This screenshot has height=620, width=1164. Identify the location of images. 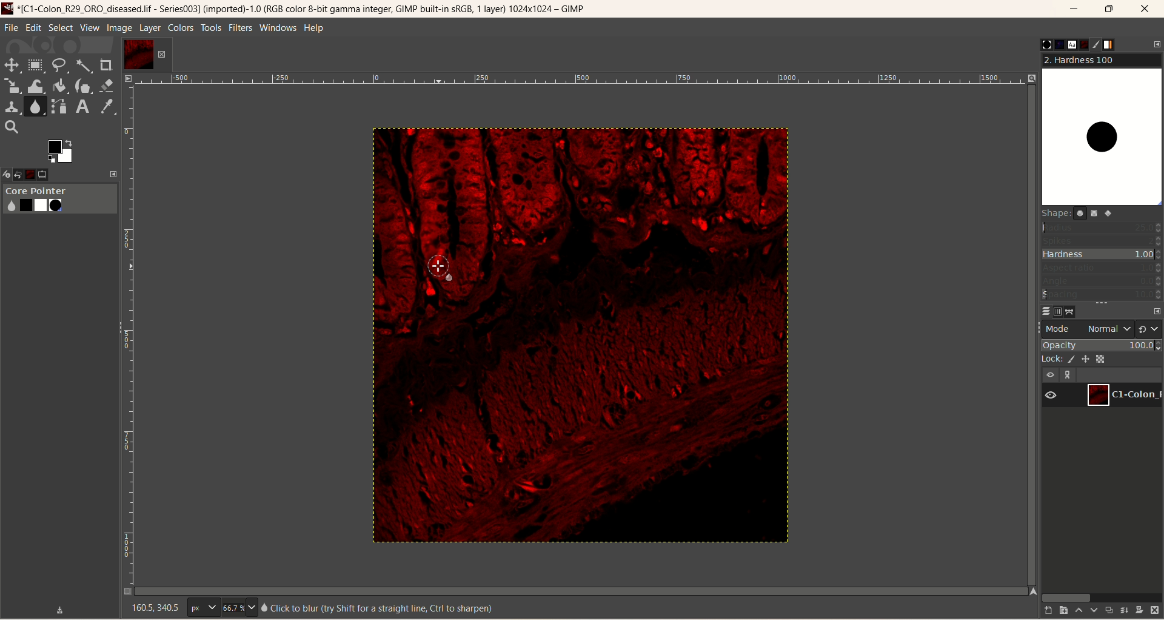
(38, 173).